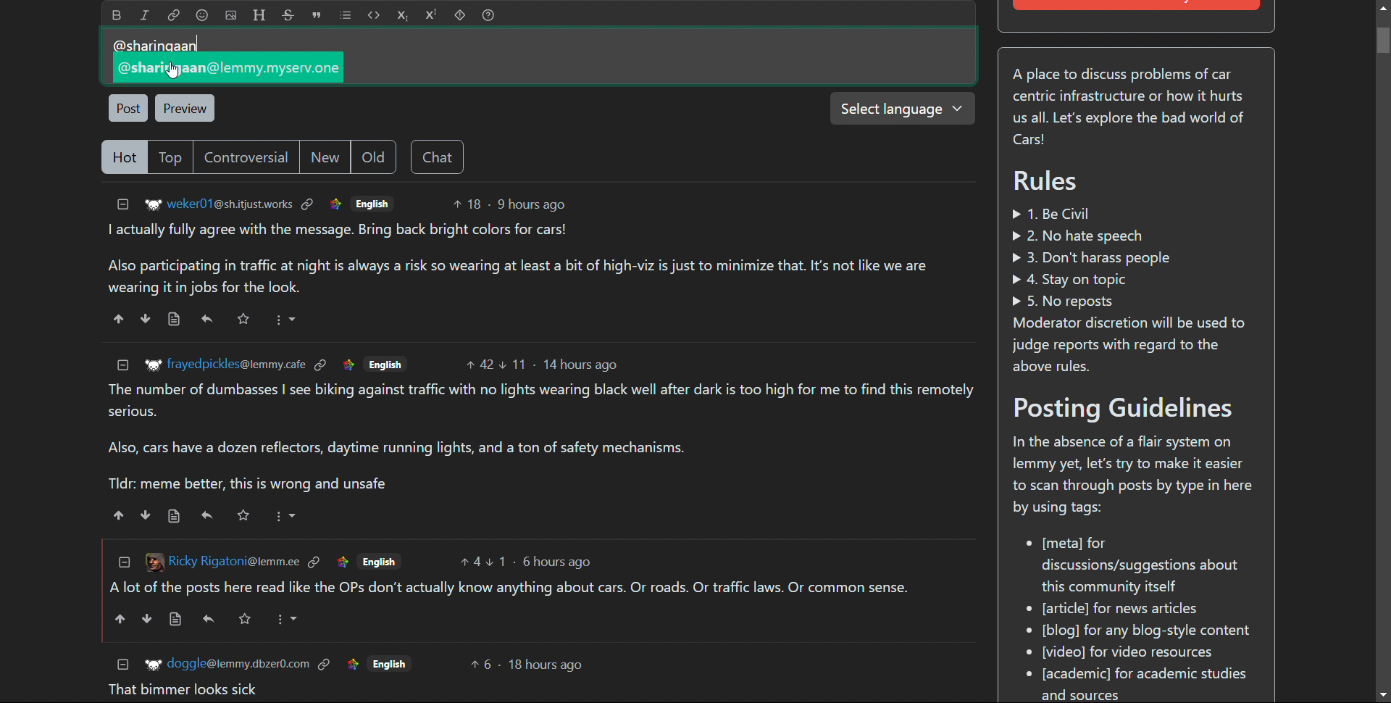  I want to click on 6 hours ago, so click(559, 562).